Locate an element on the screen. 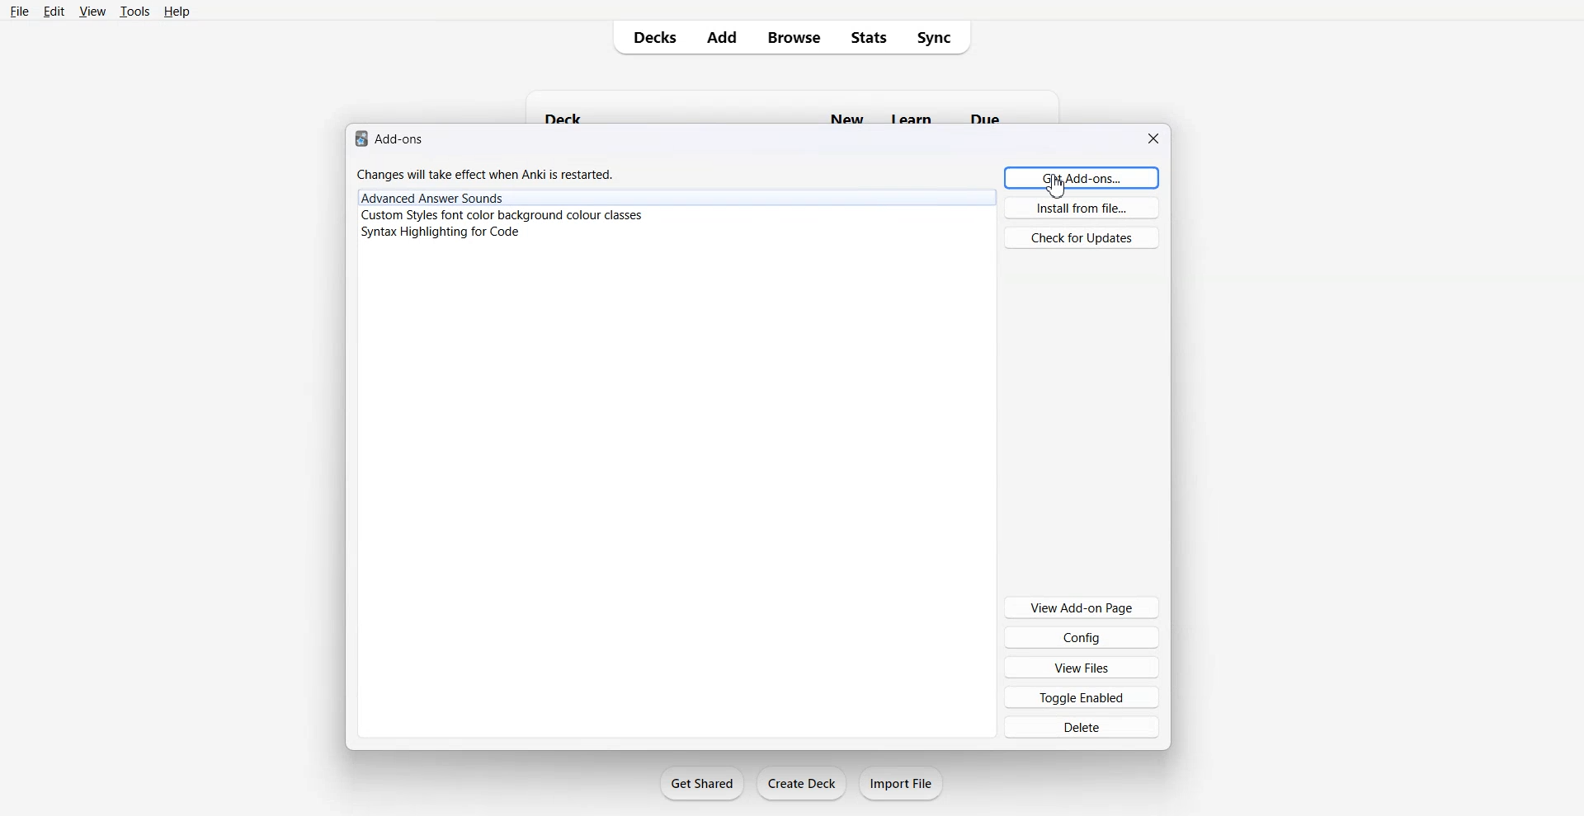  Config is located at coordinates (1082, 636).